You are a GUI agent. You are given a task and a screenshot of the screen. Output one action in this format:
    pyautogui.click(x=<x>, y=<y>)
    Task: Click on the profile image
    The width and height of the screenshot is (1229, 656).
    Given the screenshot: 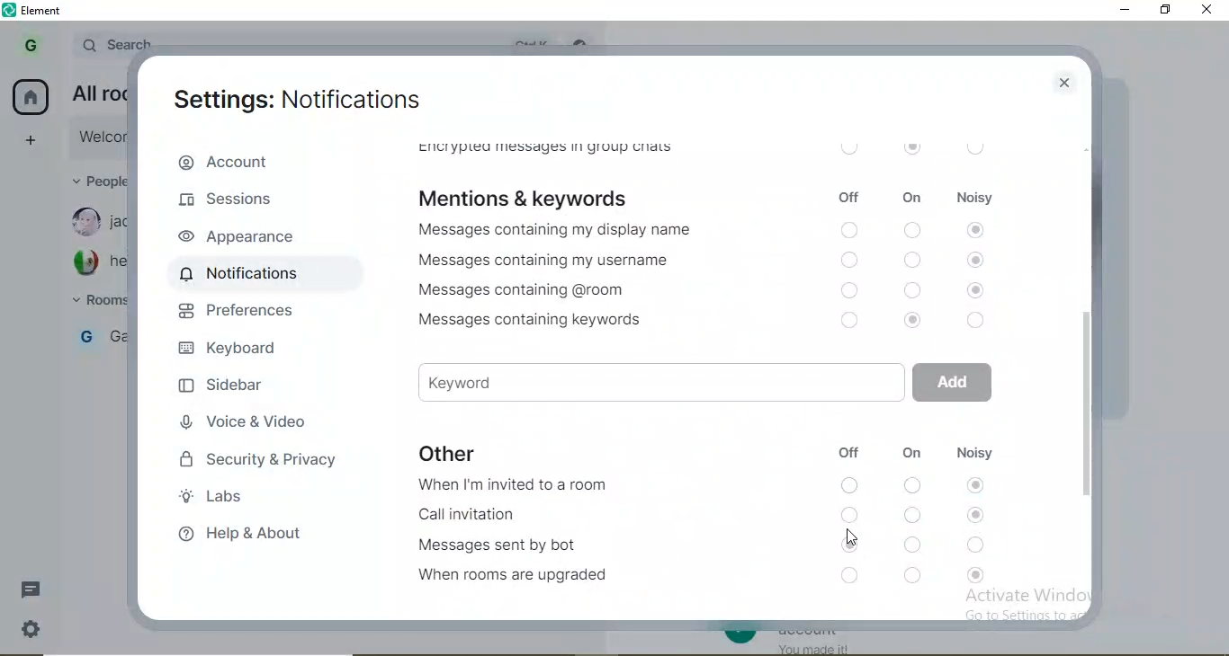 What is the action you would take?
    pyautogui.click(x=85, y=263)
    